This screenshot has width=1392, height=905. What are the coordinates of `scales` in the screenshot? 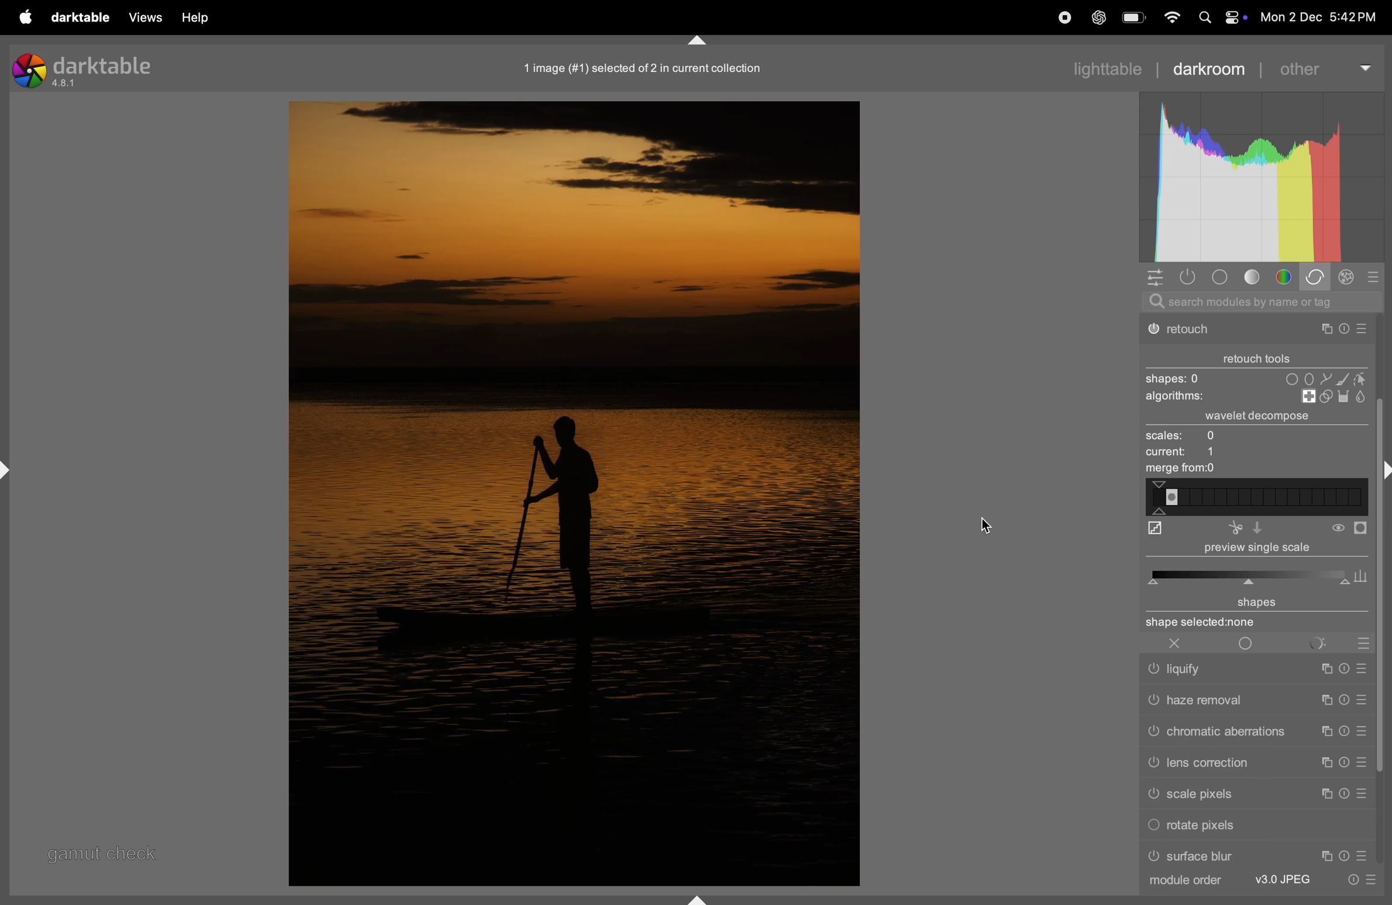 It's located at (1202, 436).